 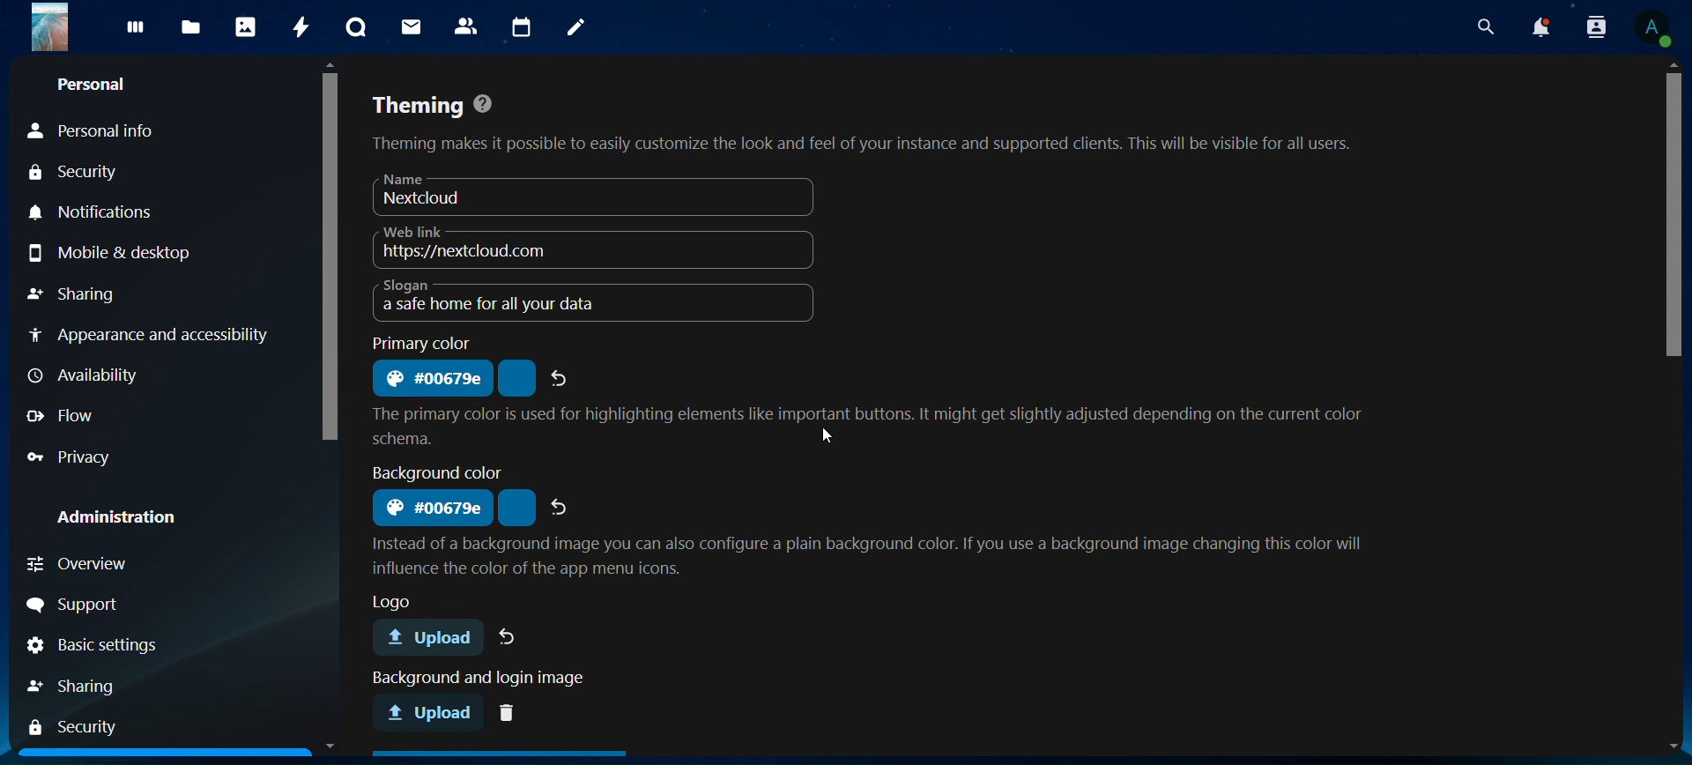 What do you see at coordinates (478, 677) in the screenshot?
I see `text` at bounding box center [478, 677].